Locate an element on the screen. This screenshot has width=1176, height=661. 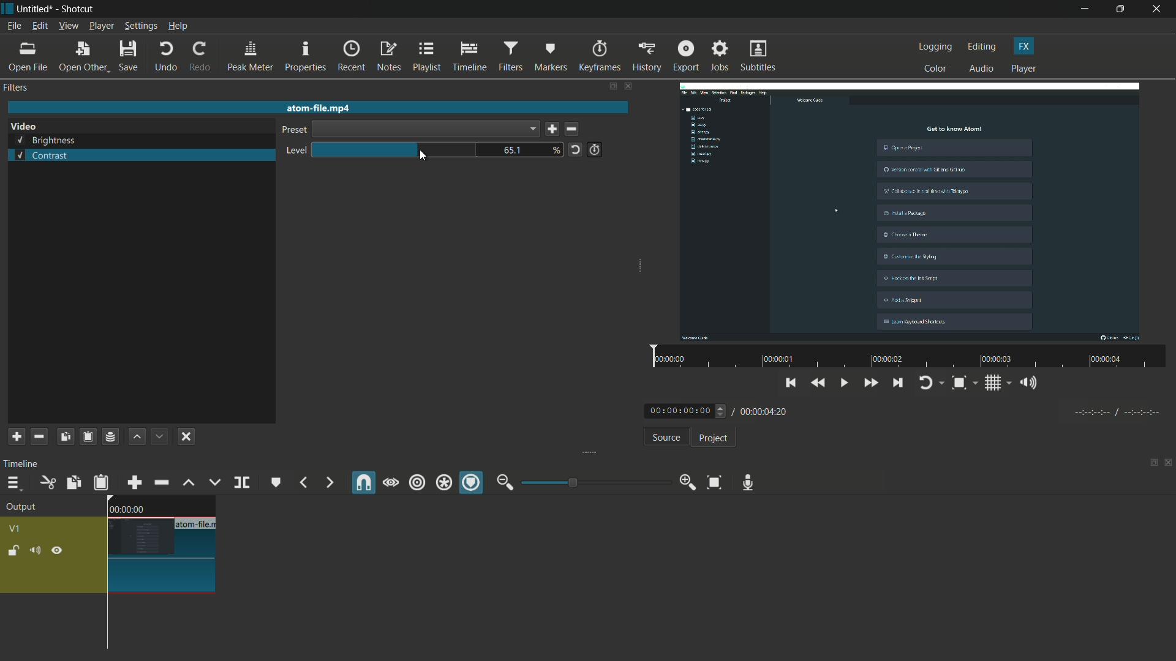
toggle play/pause is located at coordinates (846, 383).